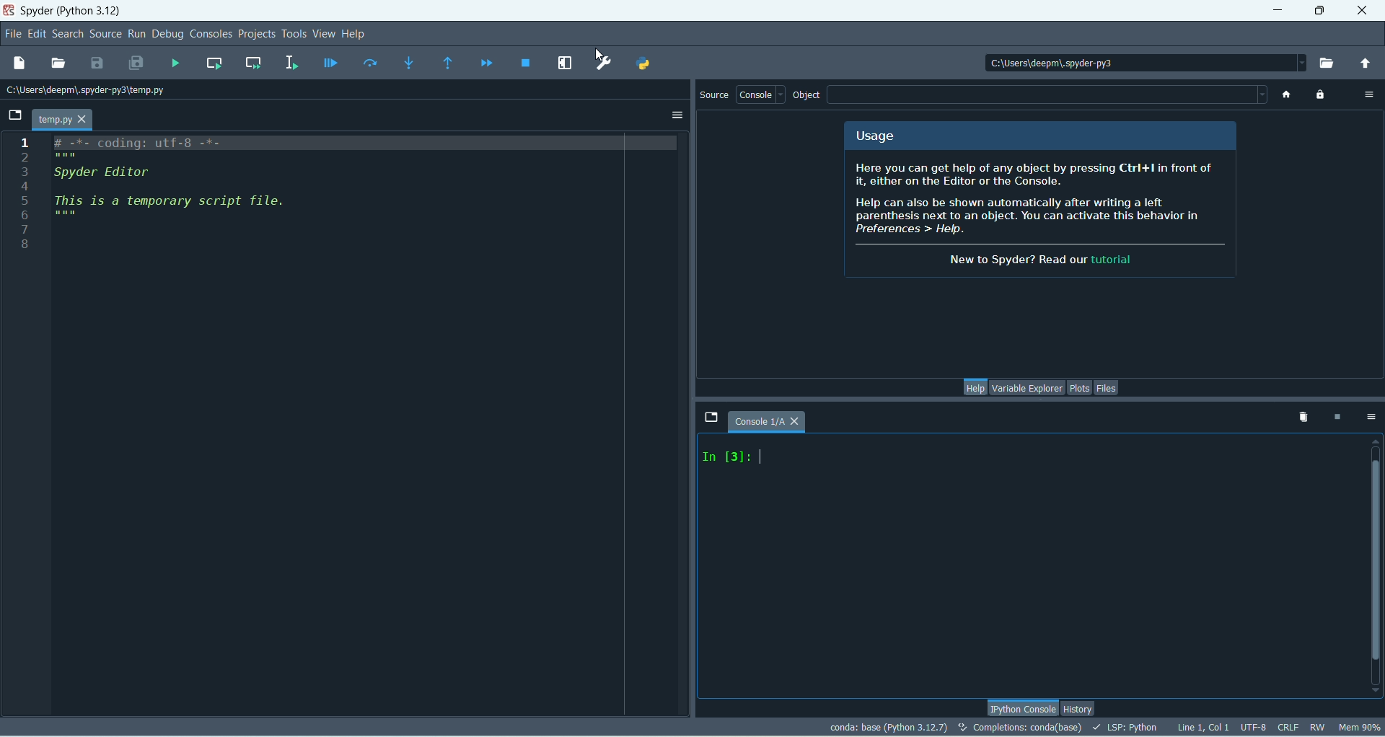  I want to click on open, so click(58, 63).